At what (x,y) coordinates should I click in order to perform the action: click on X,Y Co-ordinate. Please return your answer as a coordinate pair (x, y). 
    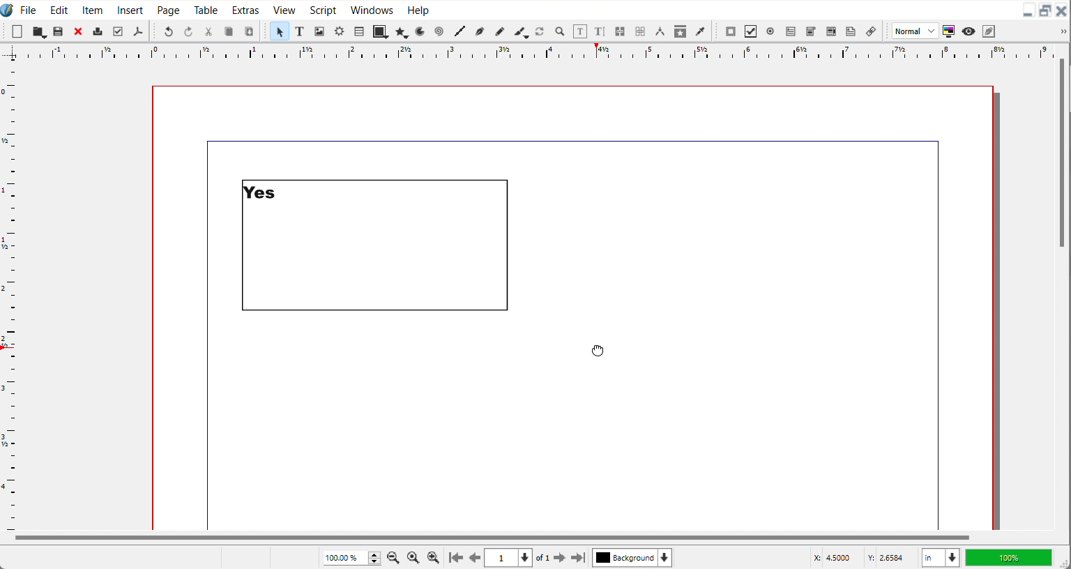
    Looking at the image, I should click on (861, 557).